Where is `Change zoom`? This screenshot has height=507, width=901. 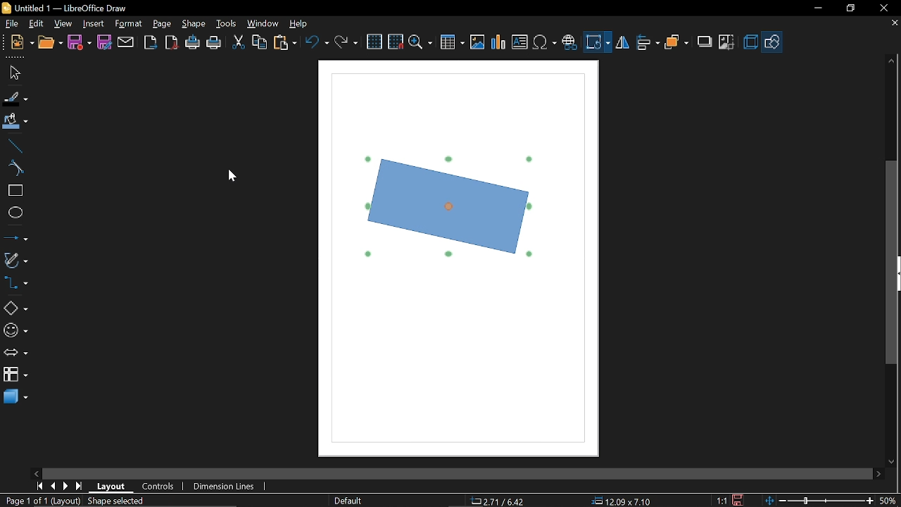
Change zoom is located at coordinates (817, 500).